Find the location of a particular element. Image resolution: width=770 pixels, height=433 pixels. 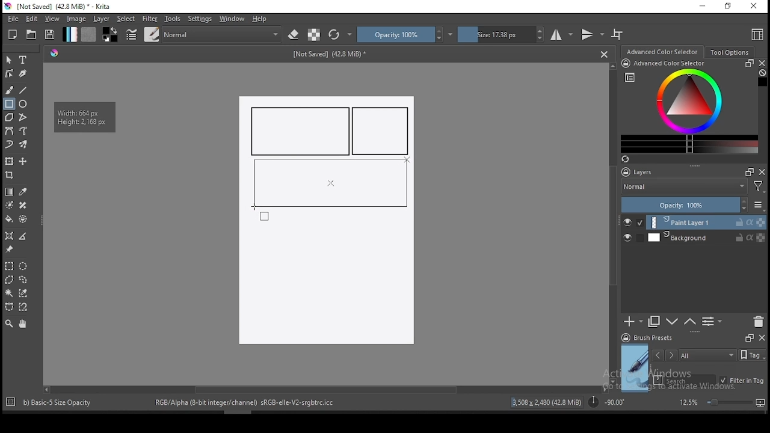

select is located at coordinates (126, 19).